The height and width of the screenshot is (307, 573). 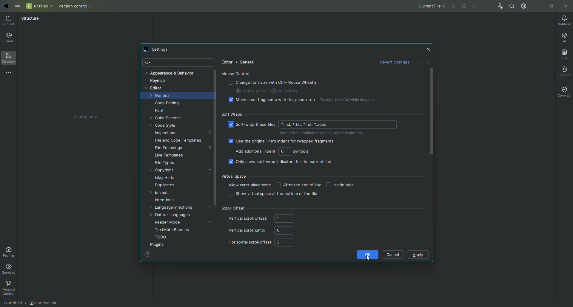 What do you see at coordinates (18, 7) in the screenshot?
I see `Main Menu` at bounding box center [18, 7].